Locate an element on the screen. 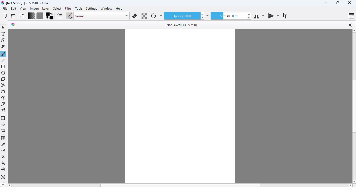  Canvas is located at coordinates (180, 105).